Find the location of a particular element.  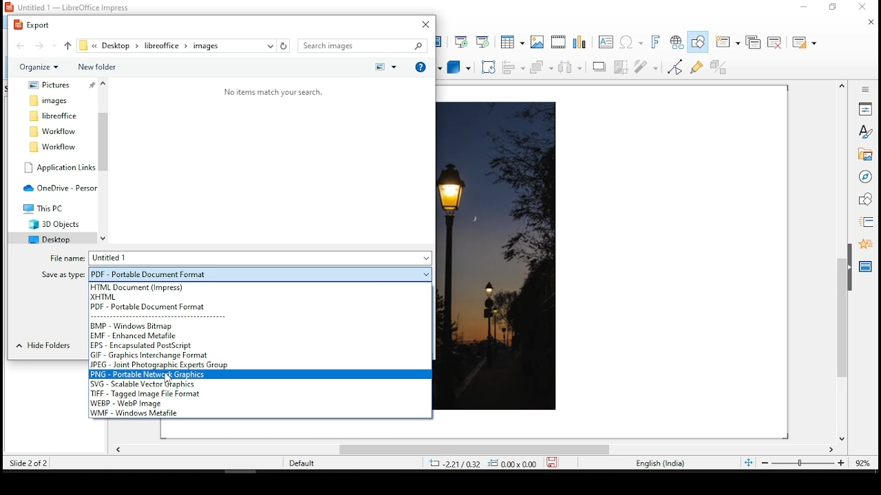

Slide 2 of 2 is located at coordinates (26, 463).